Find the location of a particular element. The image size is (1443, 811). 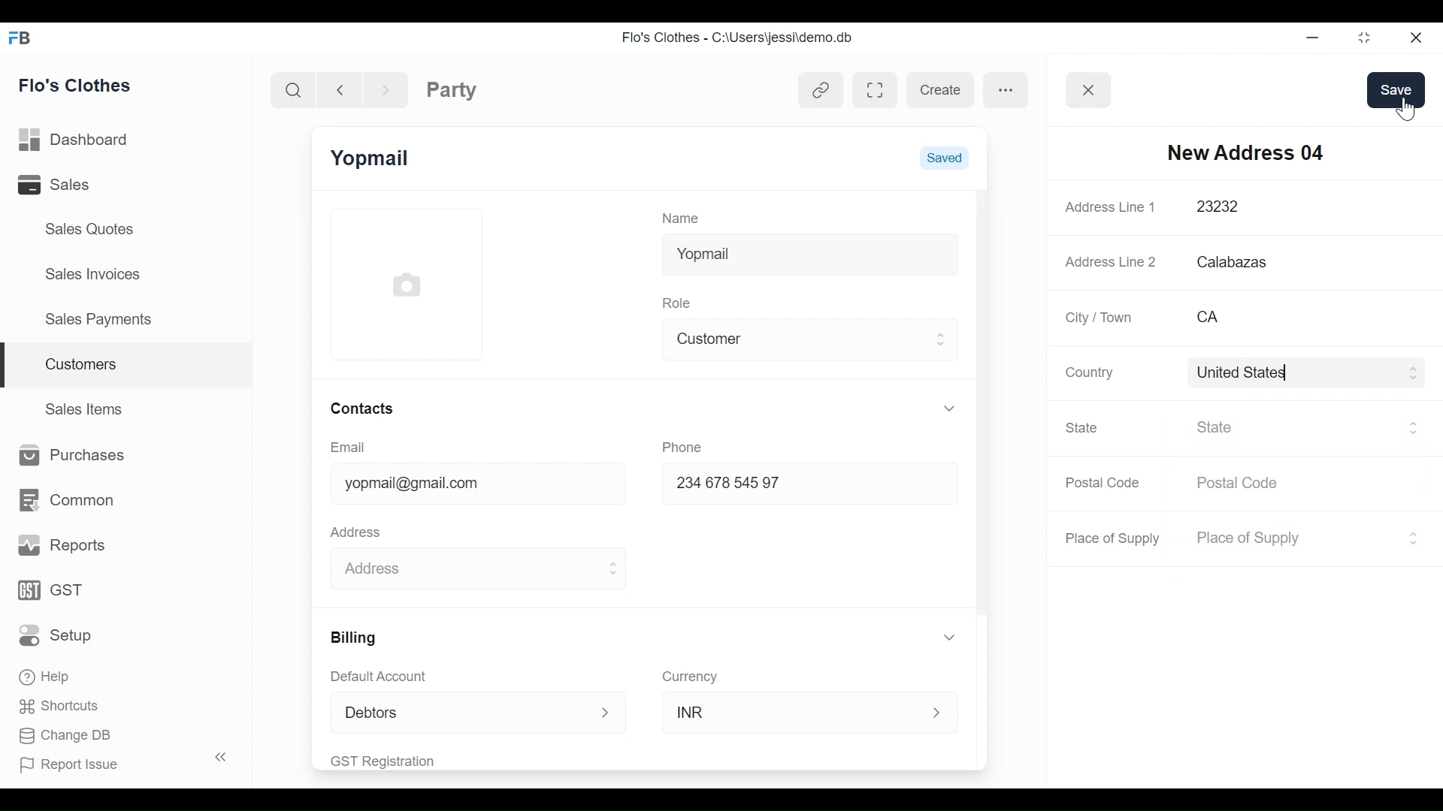

Navigate Forward is located at coordinates (386, 88).